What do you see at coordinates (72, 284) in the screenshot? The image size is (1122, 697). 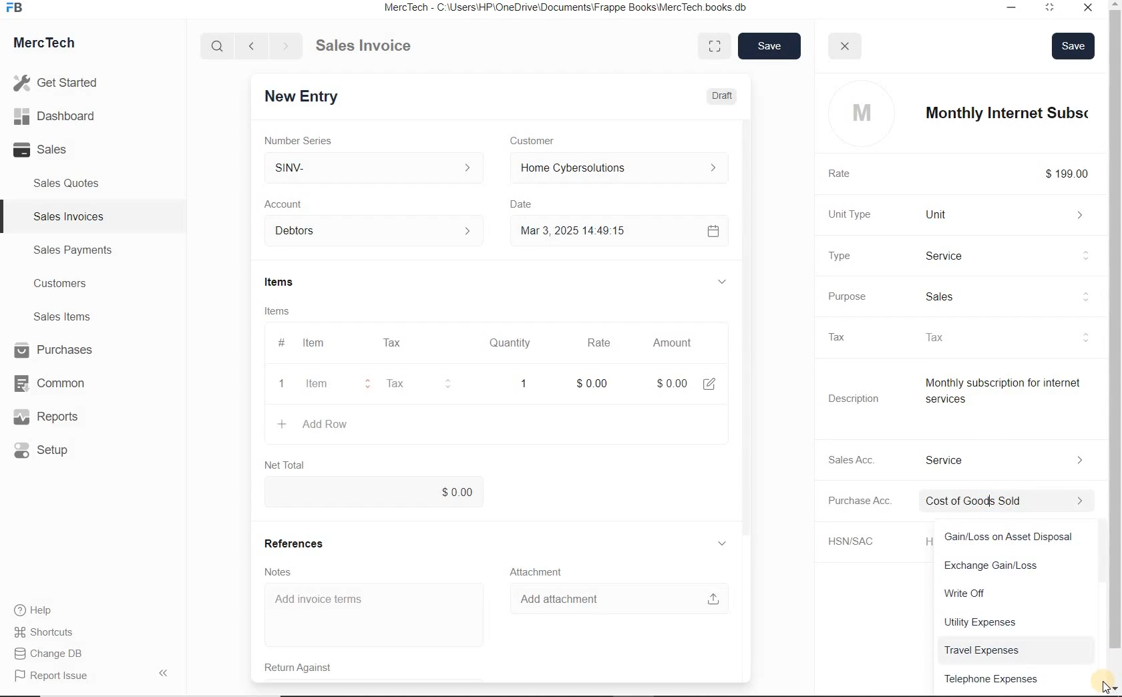 I see `Customers` at bounding box center [72, 284].